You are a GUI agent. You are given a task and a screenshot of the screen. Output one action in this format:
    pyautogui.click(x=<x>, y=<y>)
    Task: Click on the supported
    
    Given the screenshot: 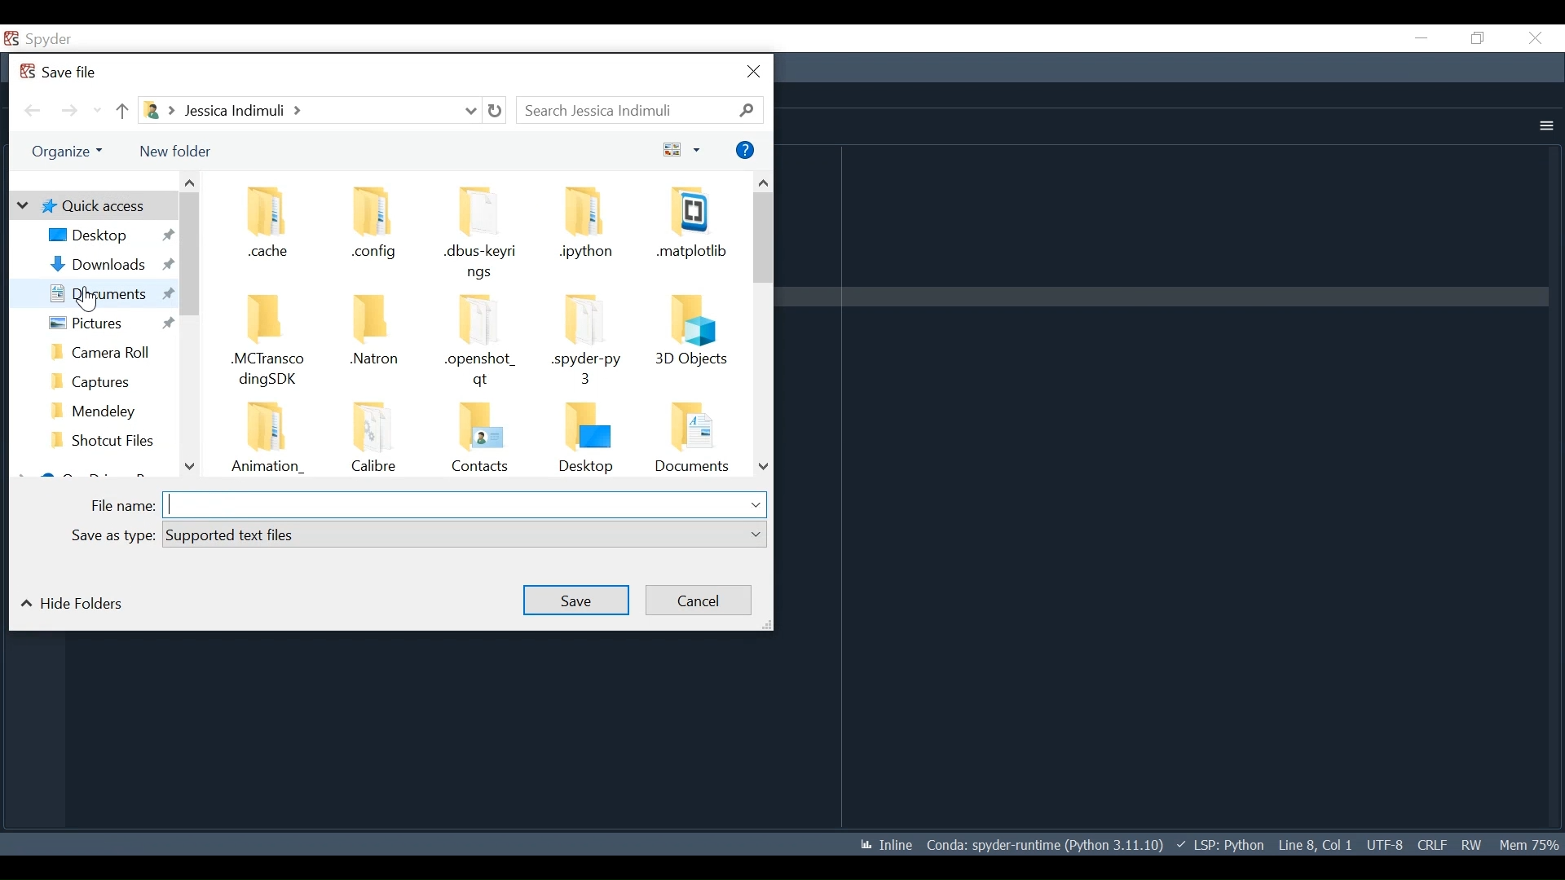 What is the action you would take?
    pyautogui.click(x=462, y=534)
    